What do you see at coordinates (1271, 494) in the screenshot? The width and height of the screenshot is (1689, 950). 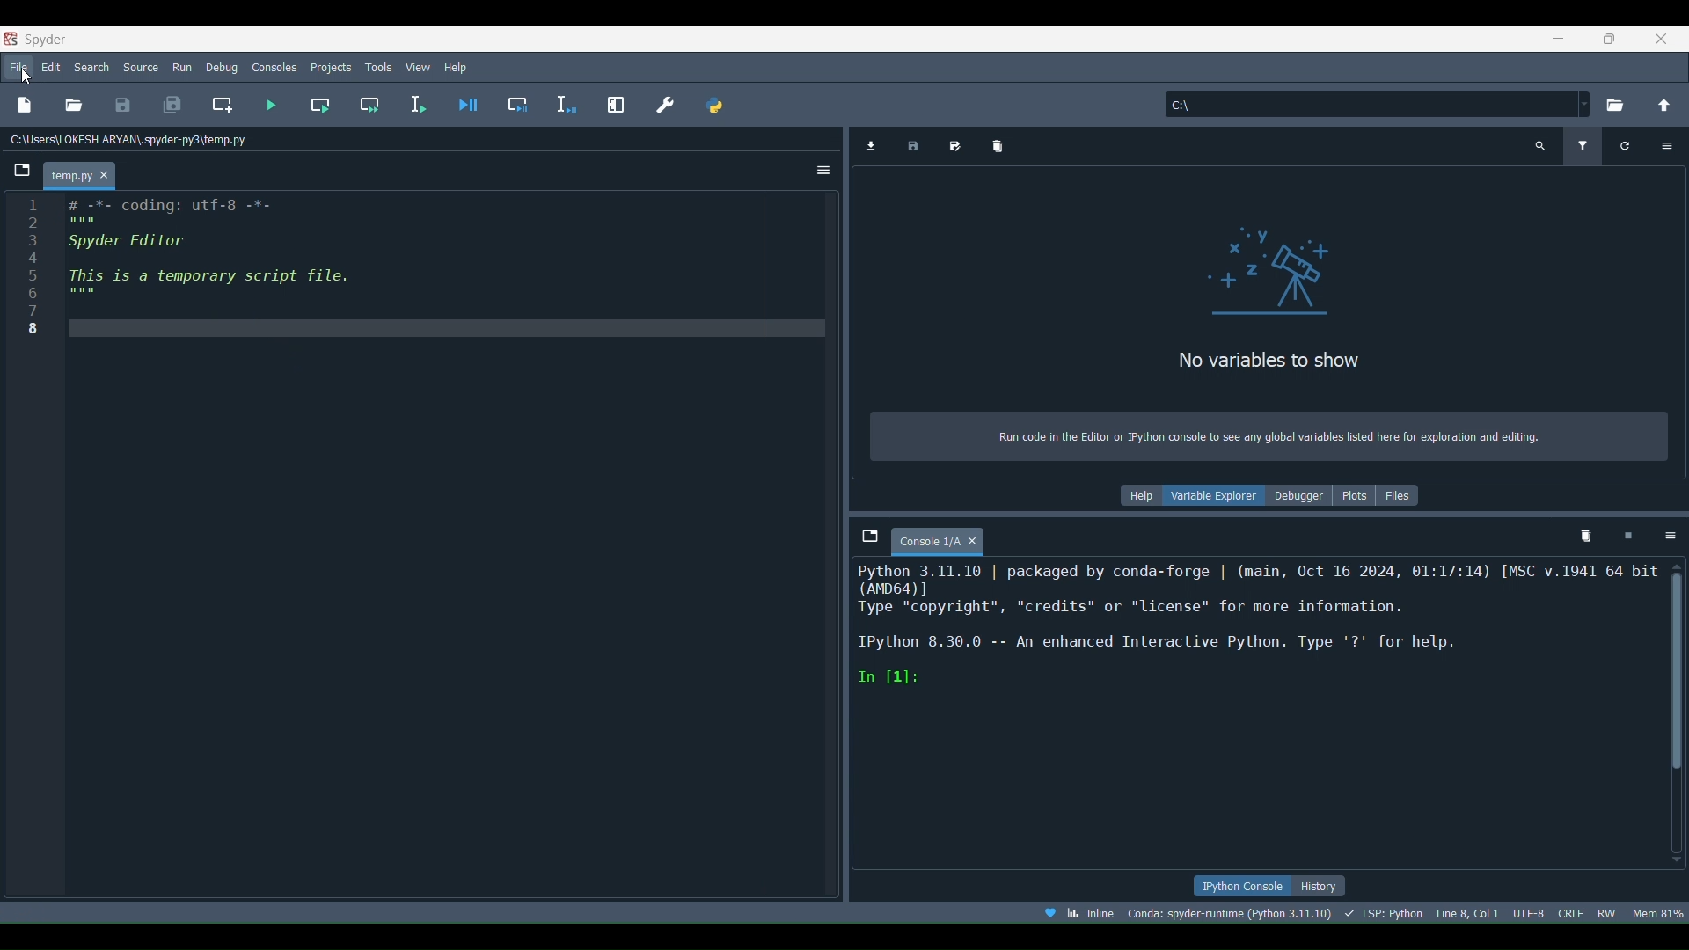 I see `` at bounding box center [1271, 494].